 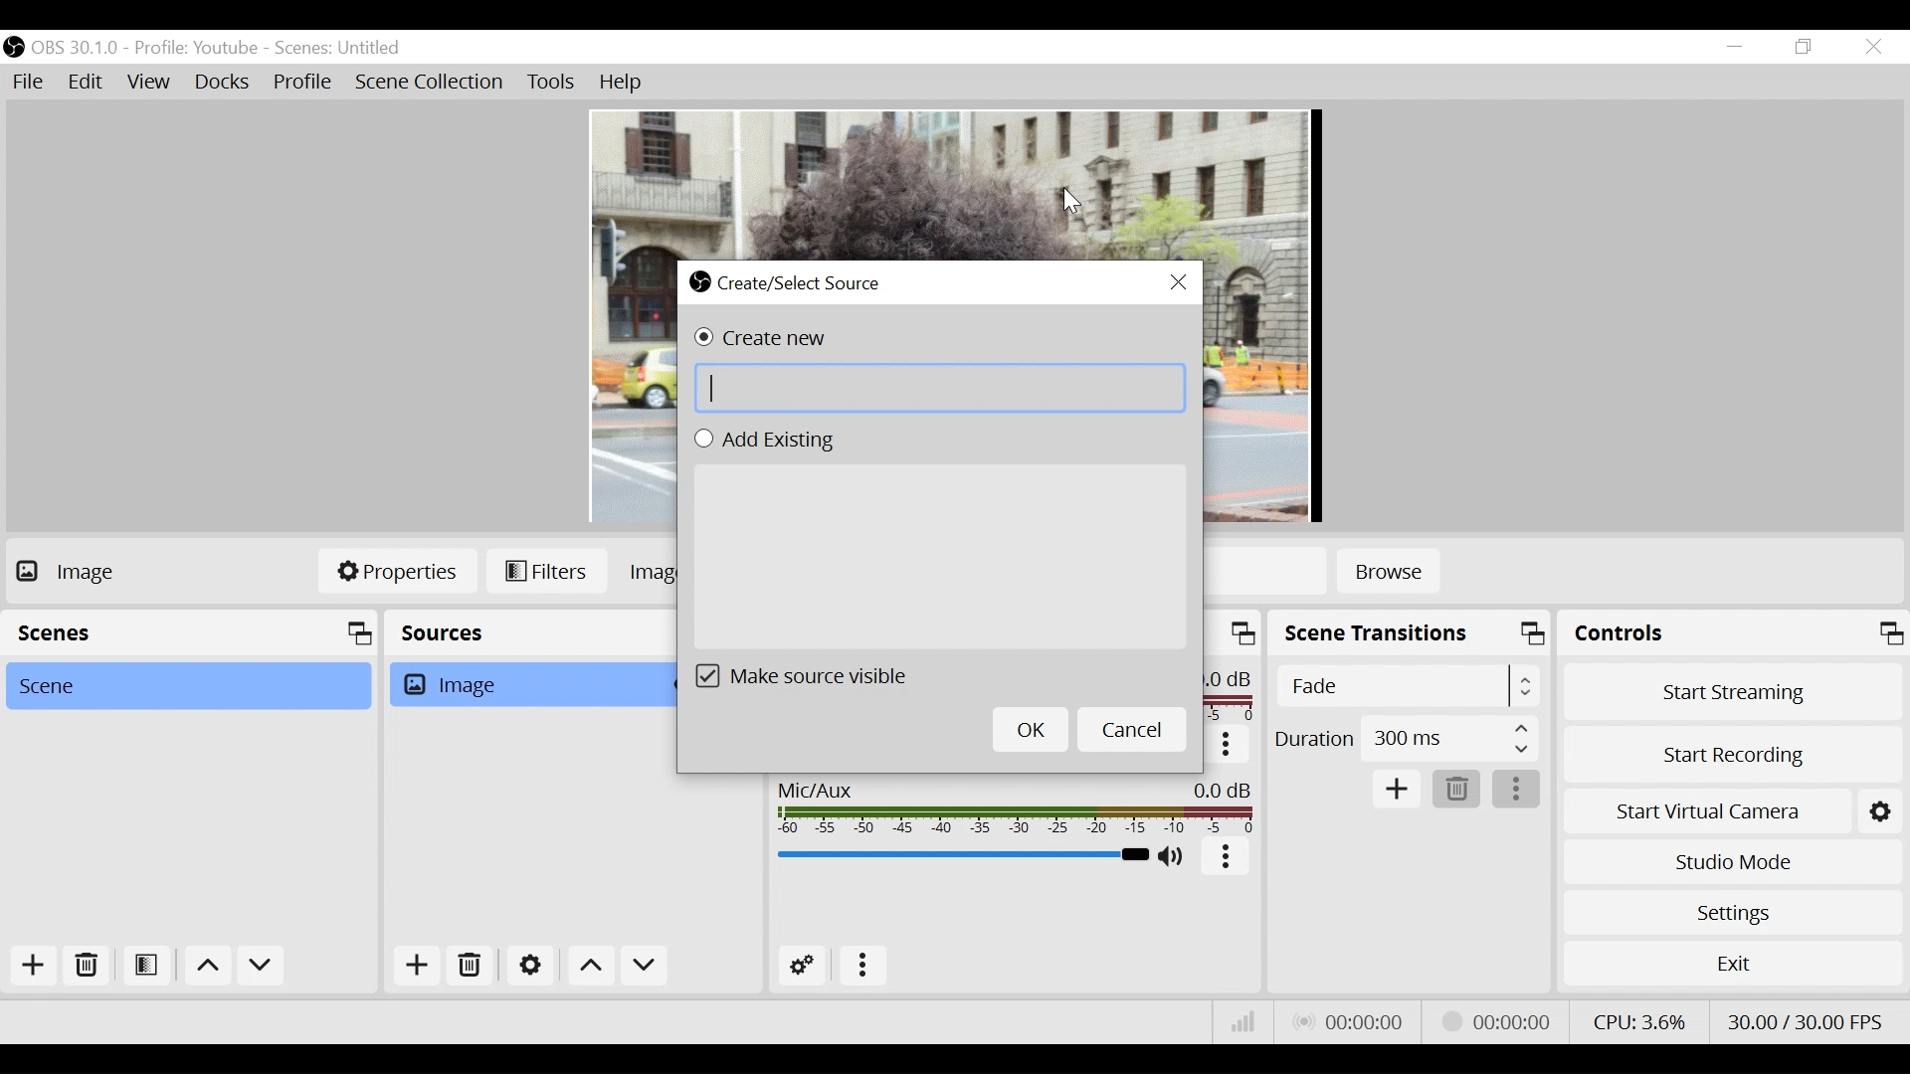 What do you see at coordinates (195, 49) in the screenshot?
I see `Profile` at bounding box center [195, 49].